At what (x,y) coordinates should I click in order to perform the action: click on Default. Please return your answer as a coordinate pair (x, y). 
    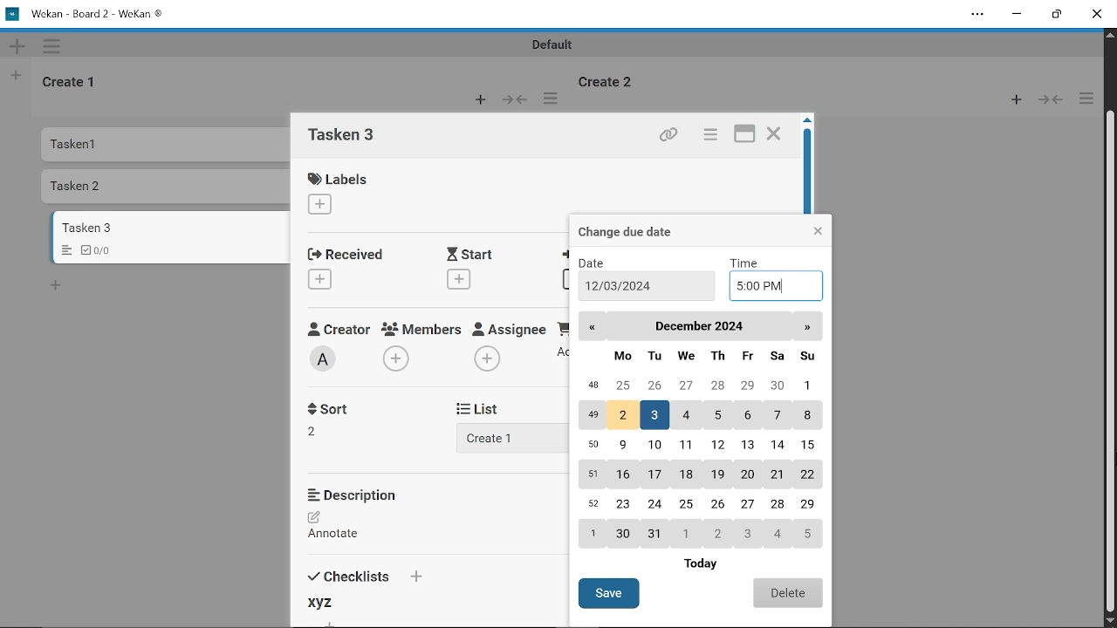
    Looking at the image, I should click on (555, 44).